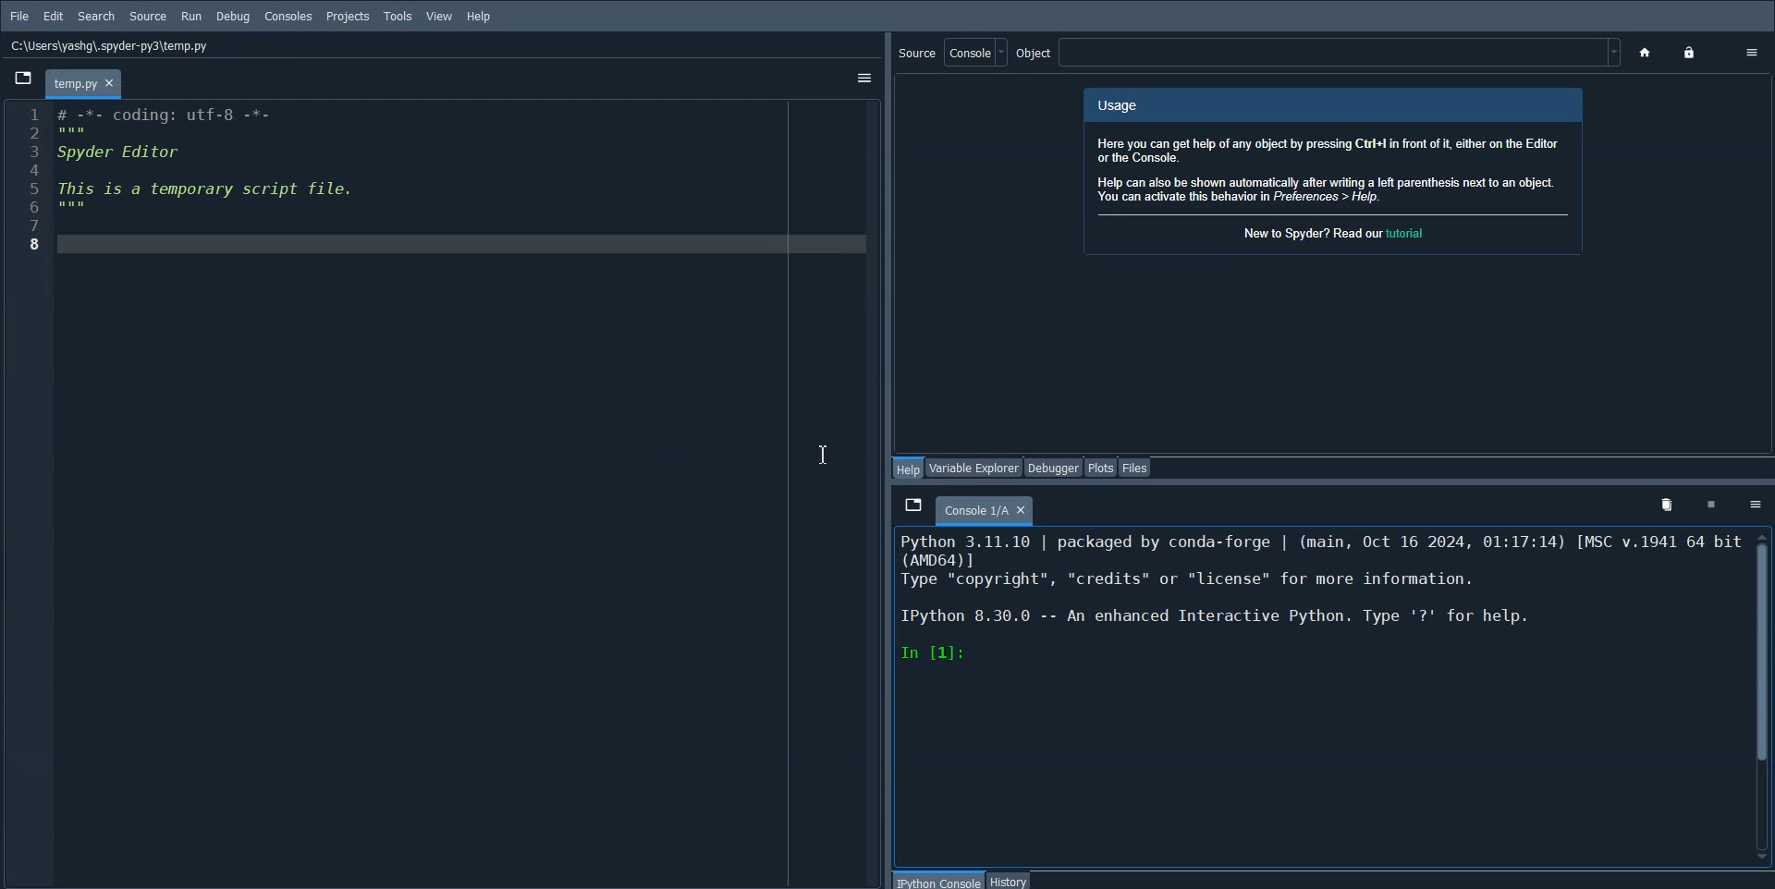 The height and width of the screenshot is (889, 1775). Describe the element at coordinates (1134, 467) in the screenshot. I see `Files` at that location.